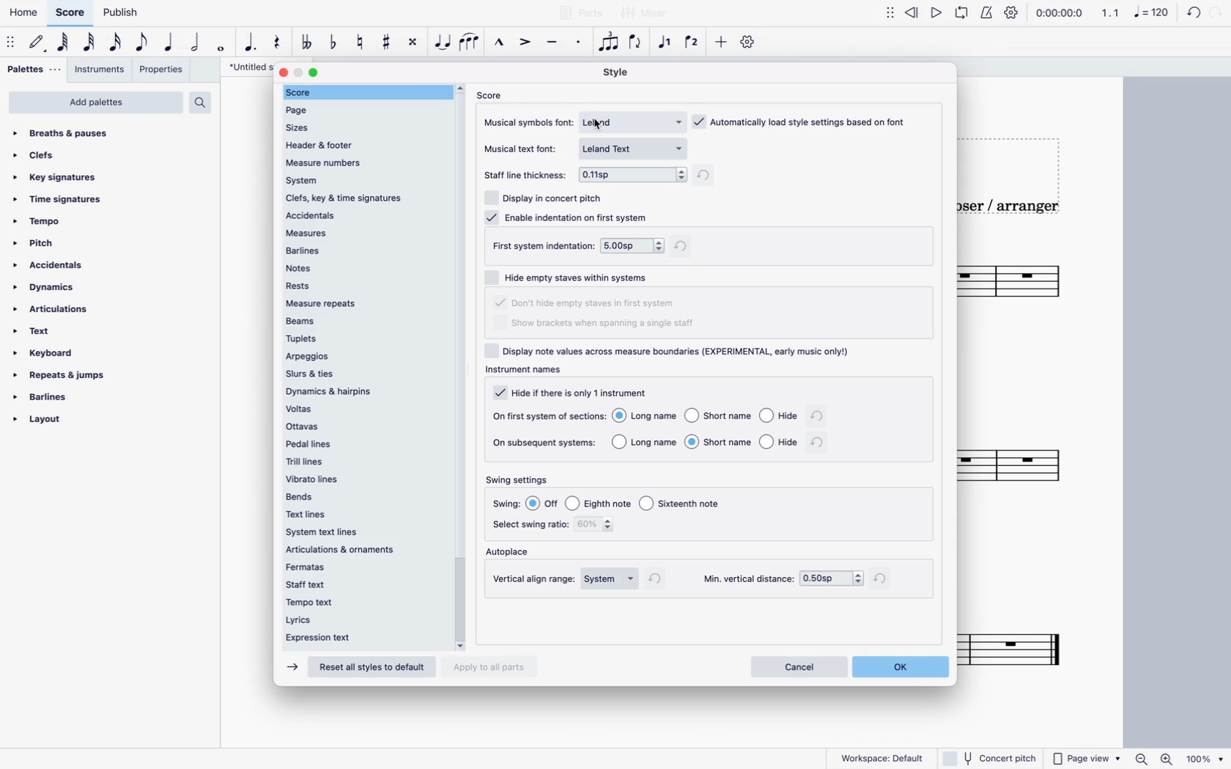  What do you see at coordinates (685, 245) in the screenshot?
I see `refresh` at bounding box center [685, 245].